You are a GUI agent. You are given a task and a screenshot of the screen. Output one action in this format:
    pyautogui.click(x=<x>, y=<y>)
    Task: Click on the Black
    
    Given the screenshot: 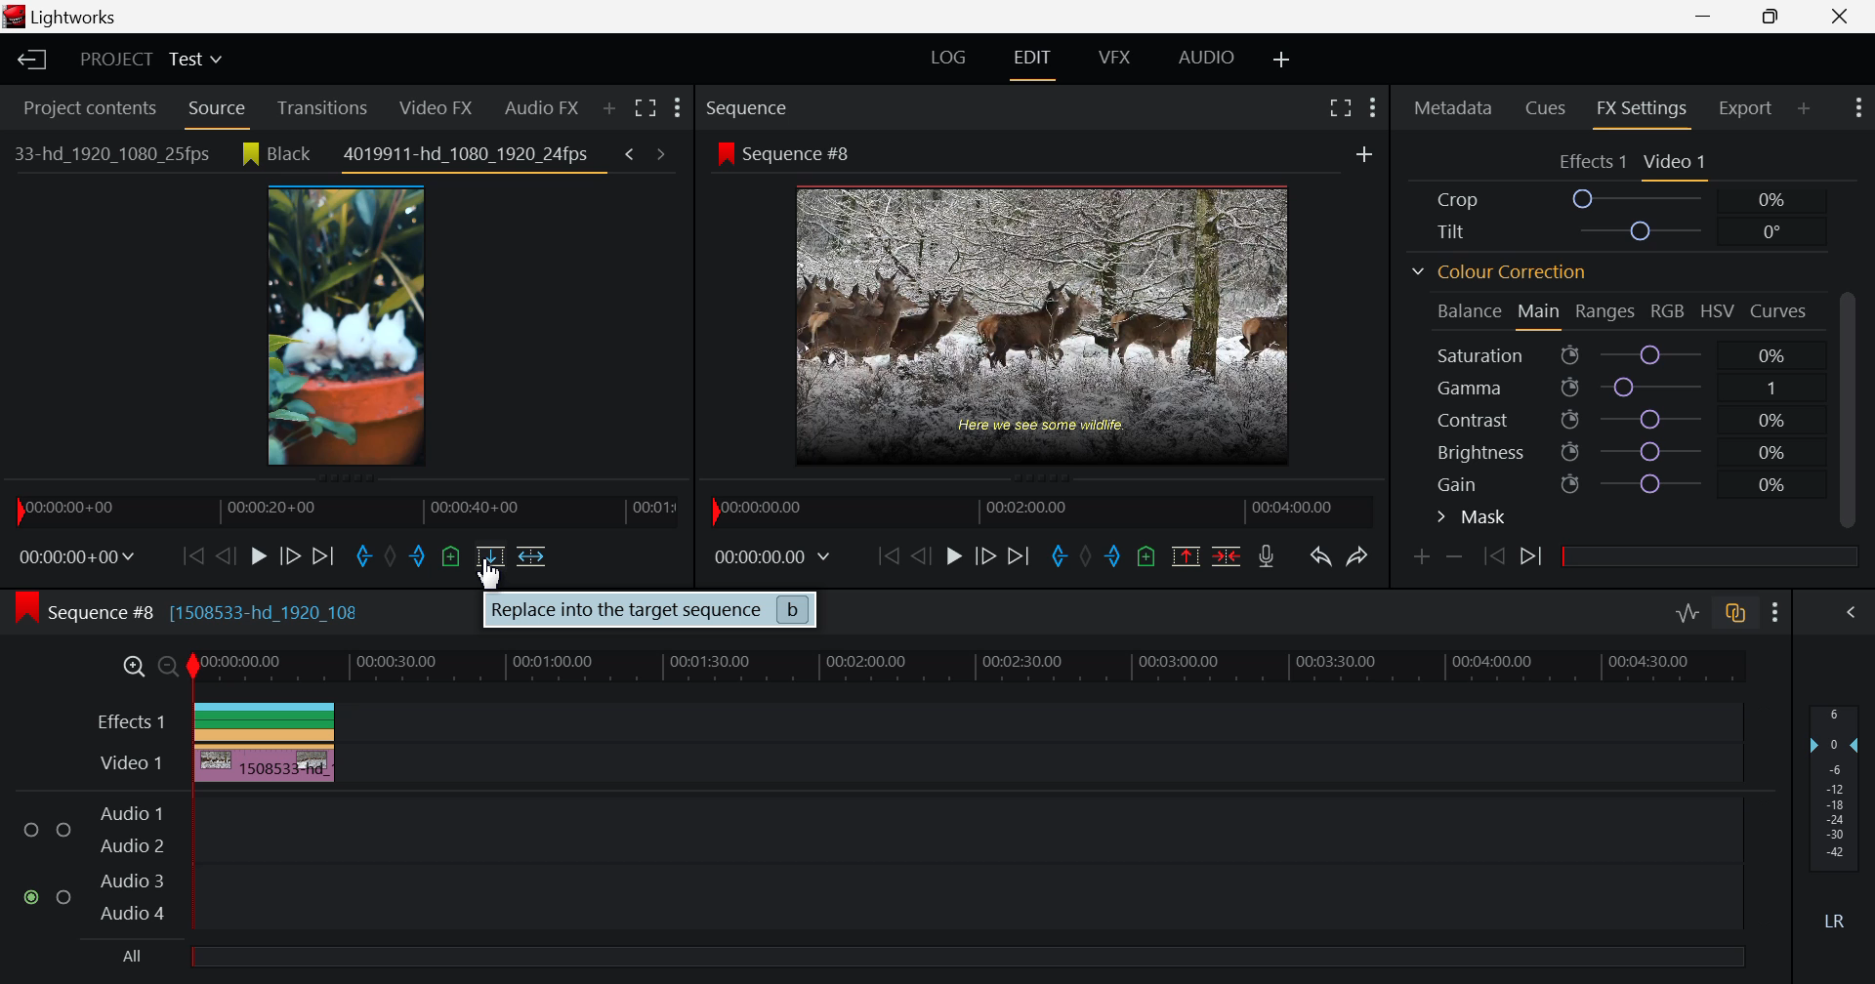 What is the action you would take?
    pyautogui.click(x=274, y=154)
    